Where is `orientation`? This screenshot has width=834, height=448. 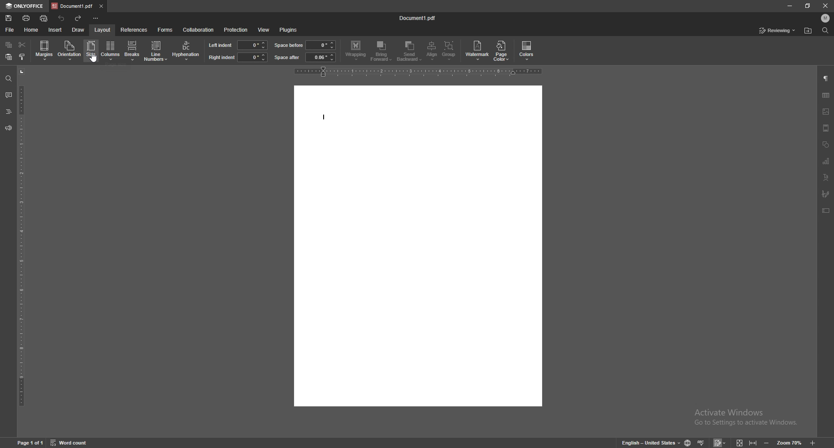 orientation is located at coordinates (69, 50).